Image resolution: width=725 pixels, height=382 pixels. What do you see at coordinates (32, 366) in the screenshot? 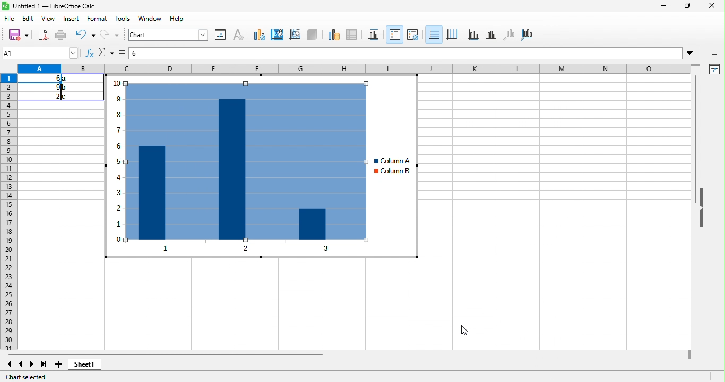
I see `next` at bounding box center [32, 366].